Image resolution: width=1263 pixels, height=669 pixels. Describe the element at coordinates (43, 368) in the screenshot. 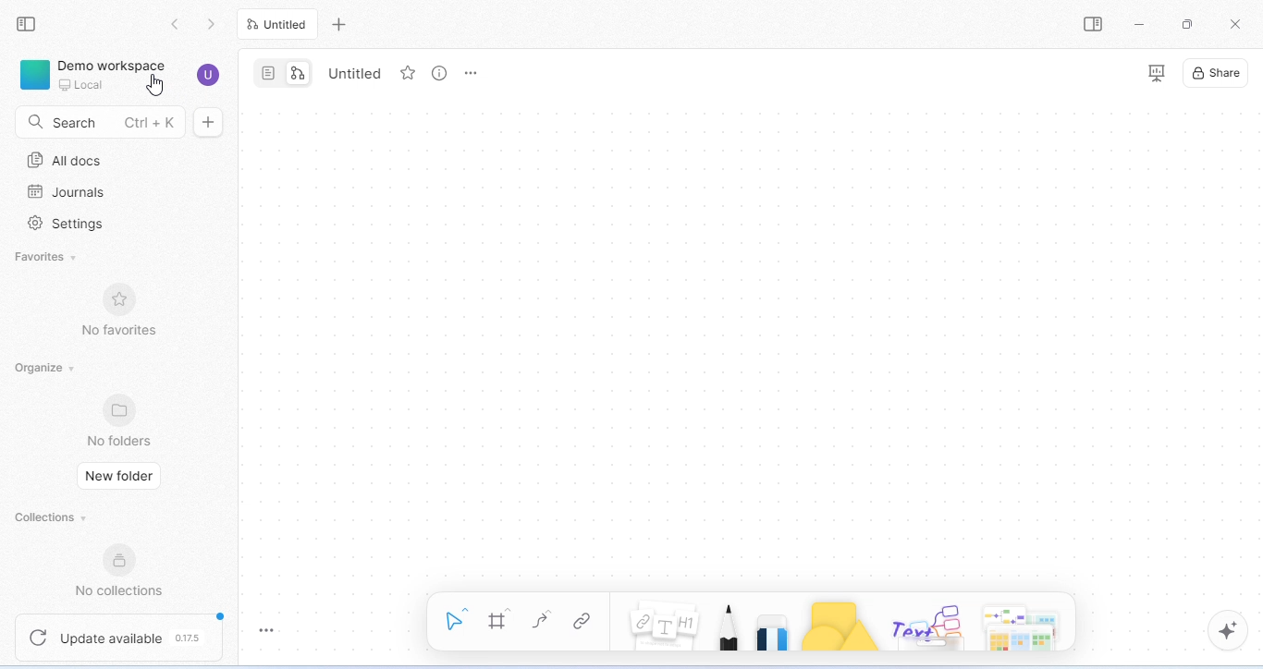

I see `organize` at that location.